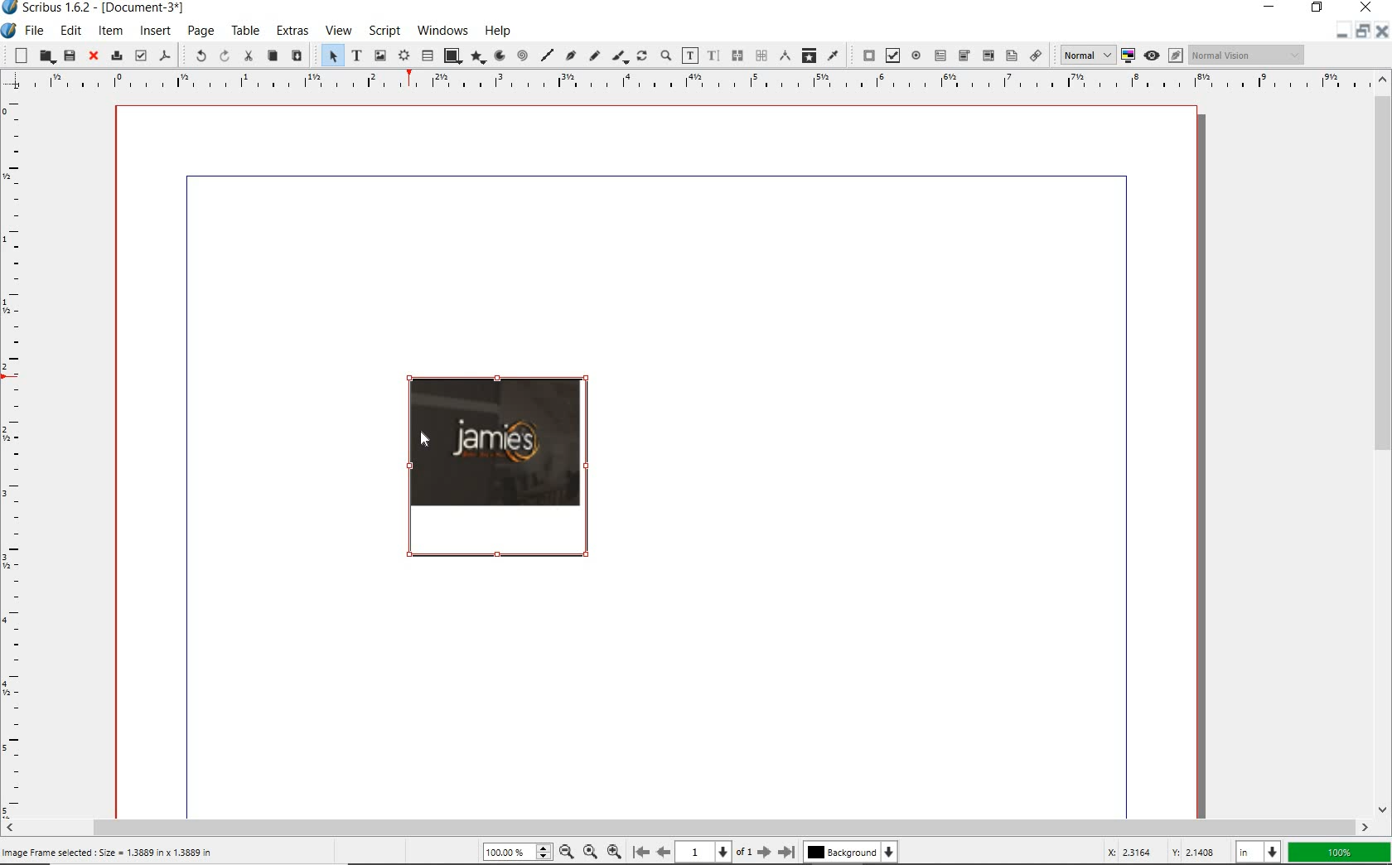 The width and height of the screenshot is (1392, 865). Describe the element at coordinates (567, 853) in the screenshot. I see `zoom out` at that location.